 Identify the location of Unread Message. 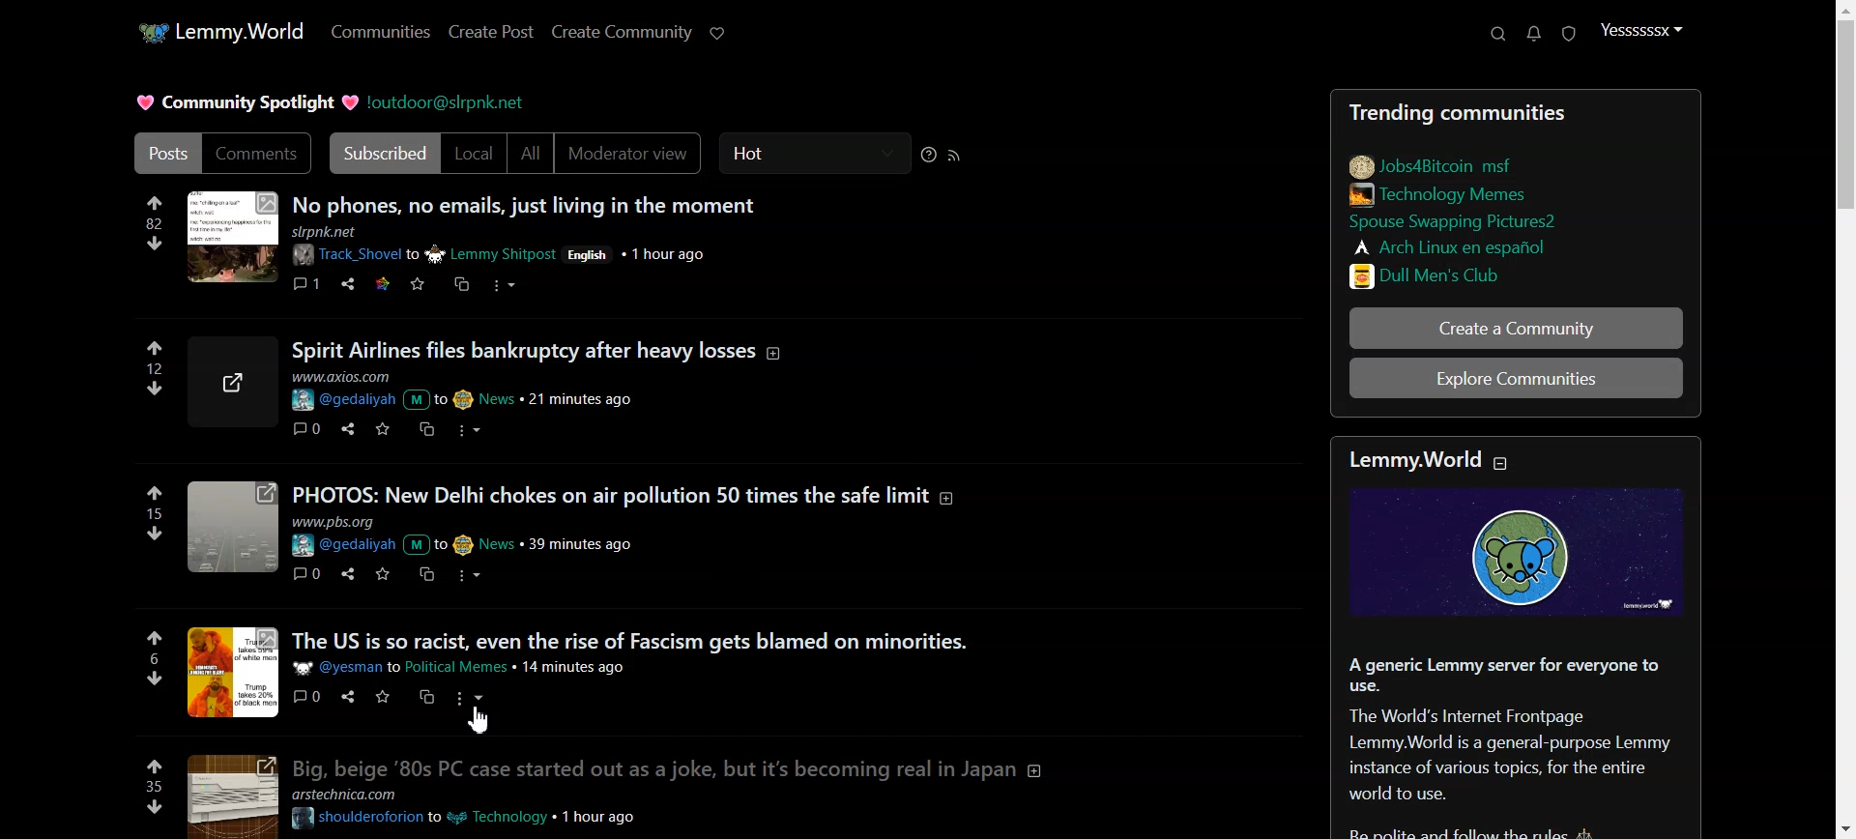
(1534, 34).